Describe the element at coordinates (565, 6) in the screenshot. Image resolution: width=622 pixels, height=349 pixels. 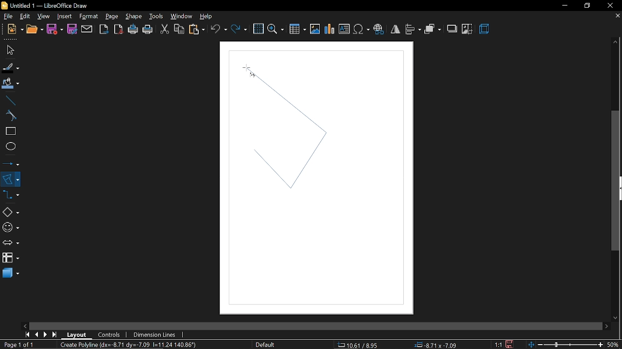
I see `minimize` at that location.